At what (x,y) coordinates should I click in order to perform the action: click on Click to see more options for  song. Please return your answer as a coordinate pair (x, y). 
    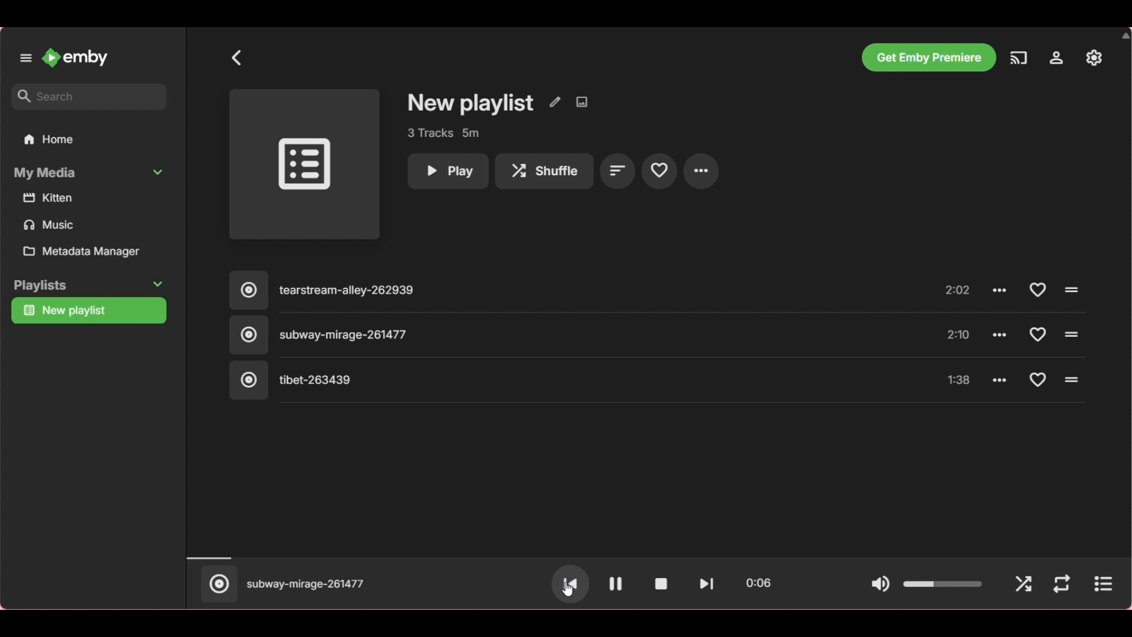
    Looking at the image, I should click on (1001, 290).